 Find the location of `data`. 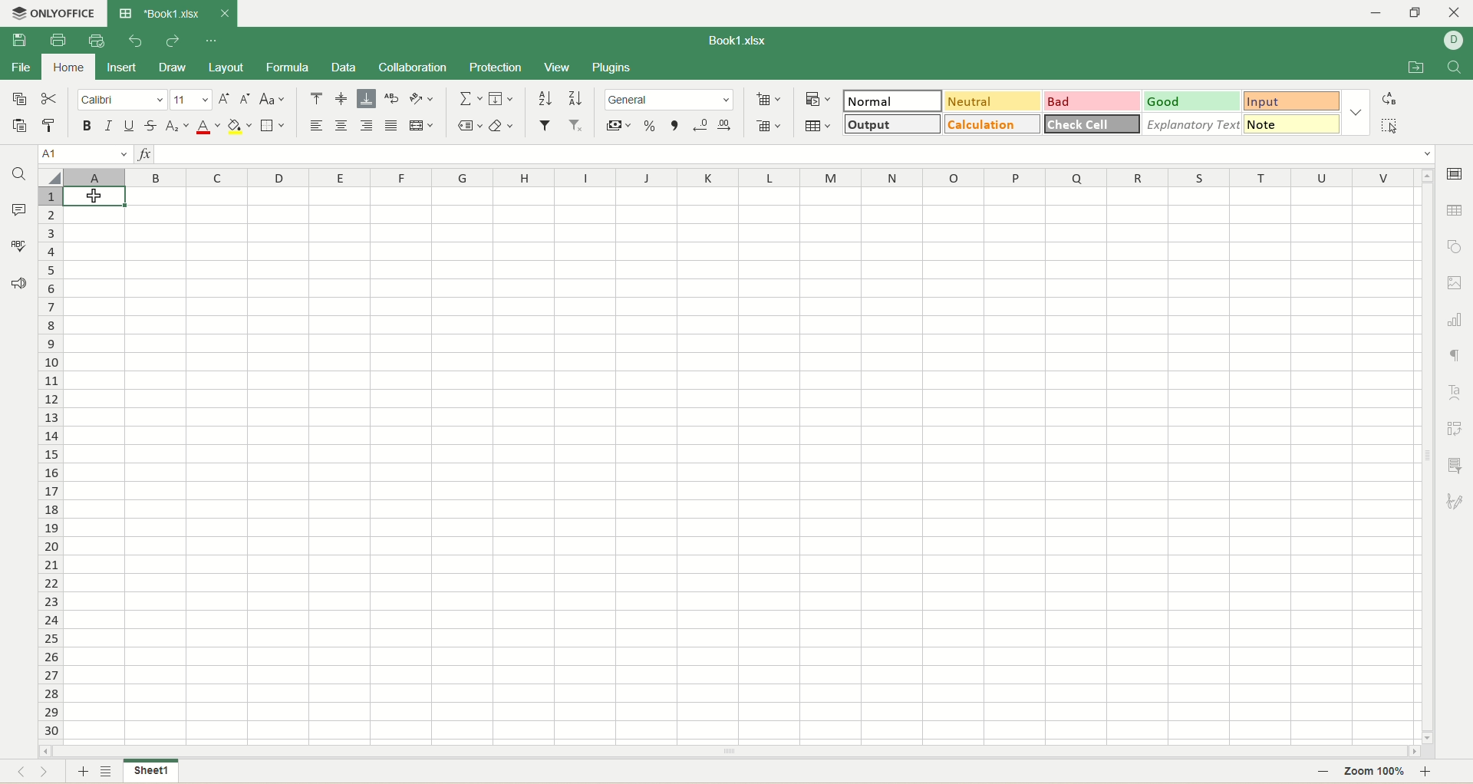

data is located at coordinates (342, 69).